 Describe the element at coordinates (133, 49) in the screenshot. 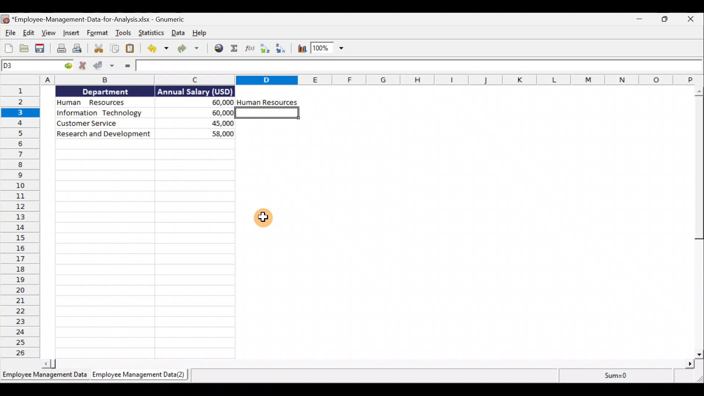

I see `Paste the clipboard` at that location.